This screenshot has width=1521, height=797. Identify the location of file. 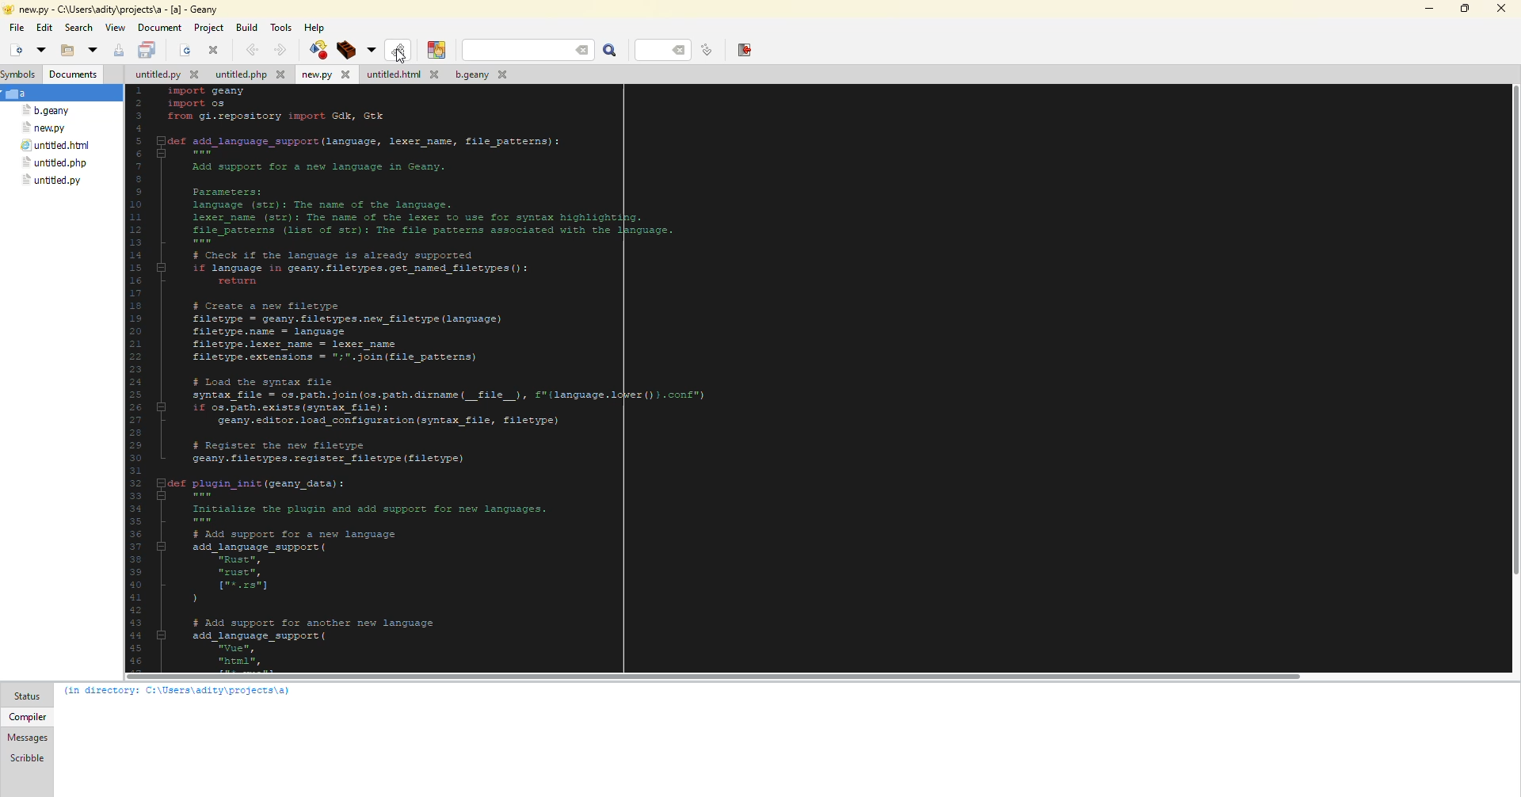
(14, 27).